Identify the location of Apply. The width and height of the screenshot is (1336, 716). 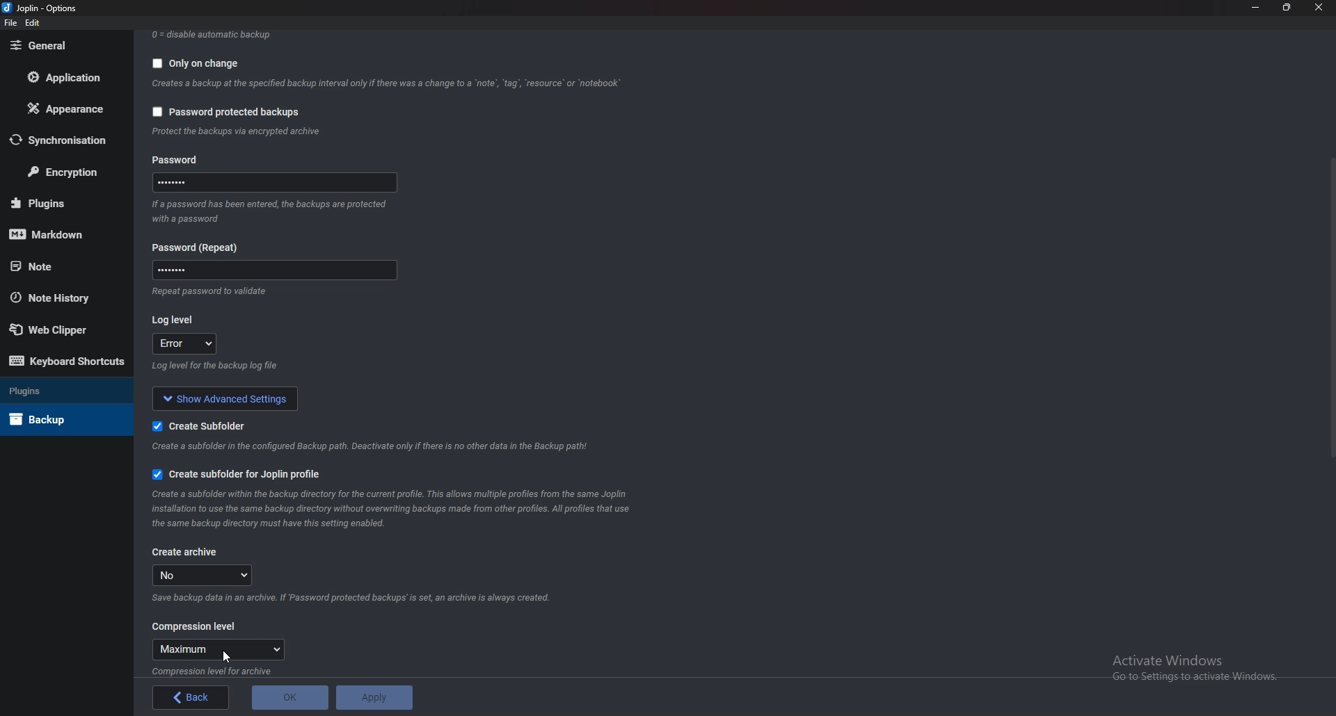
(373, 696).